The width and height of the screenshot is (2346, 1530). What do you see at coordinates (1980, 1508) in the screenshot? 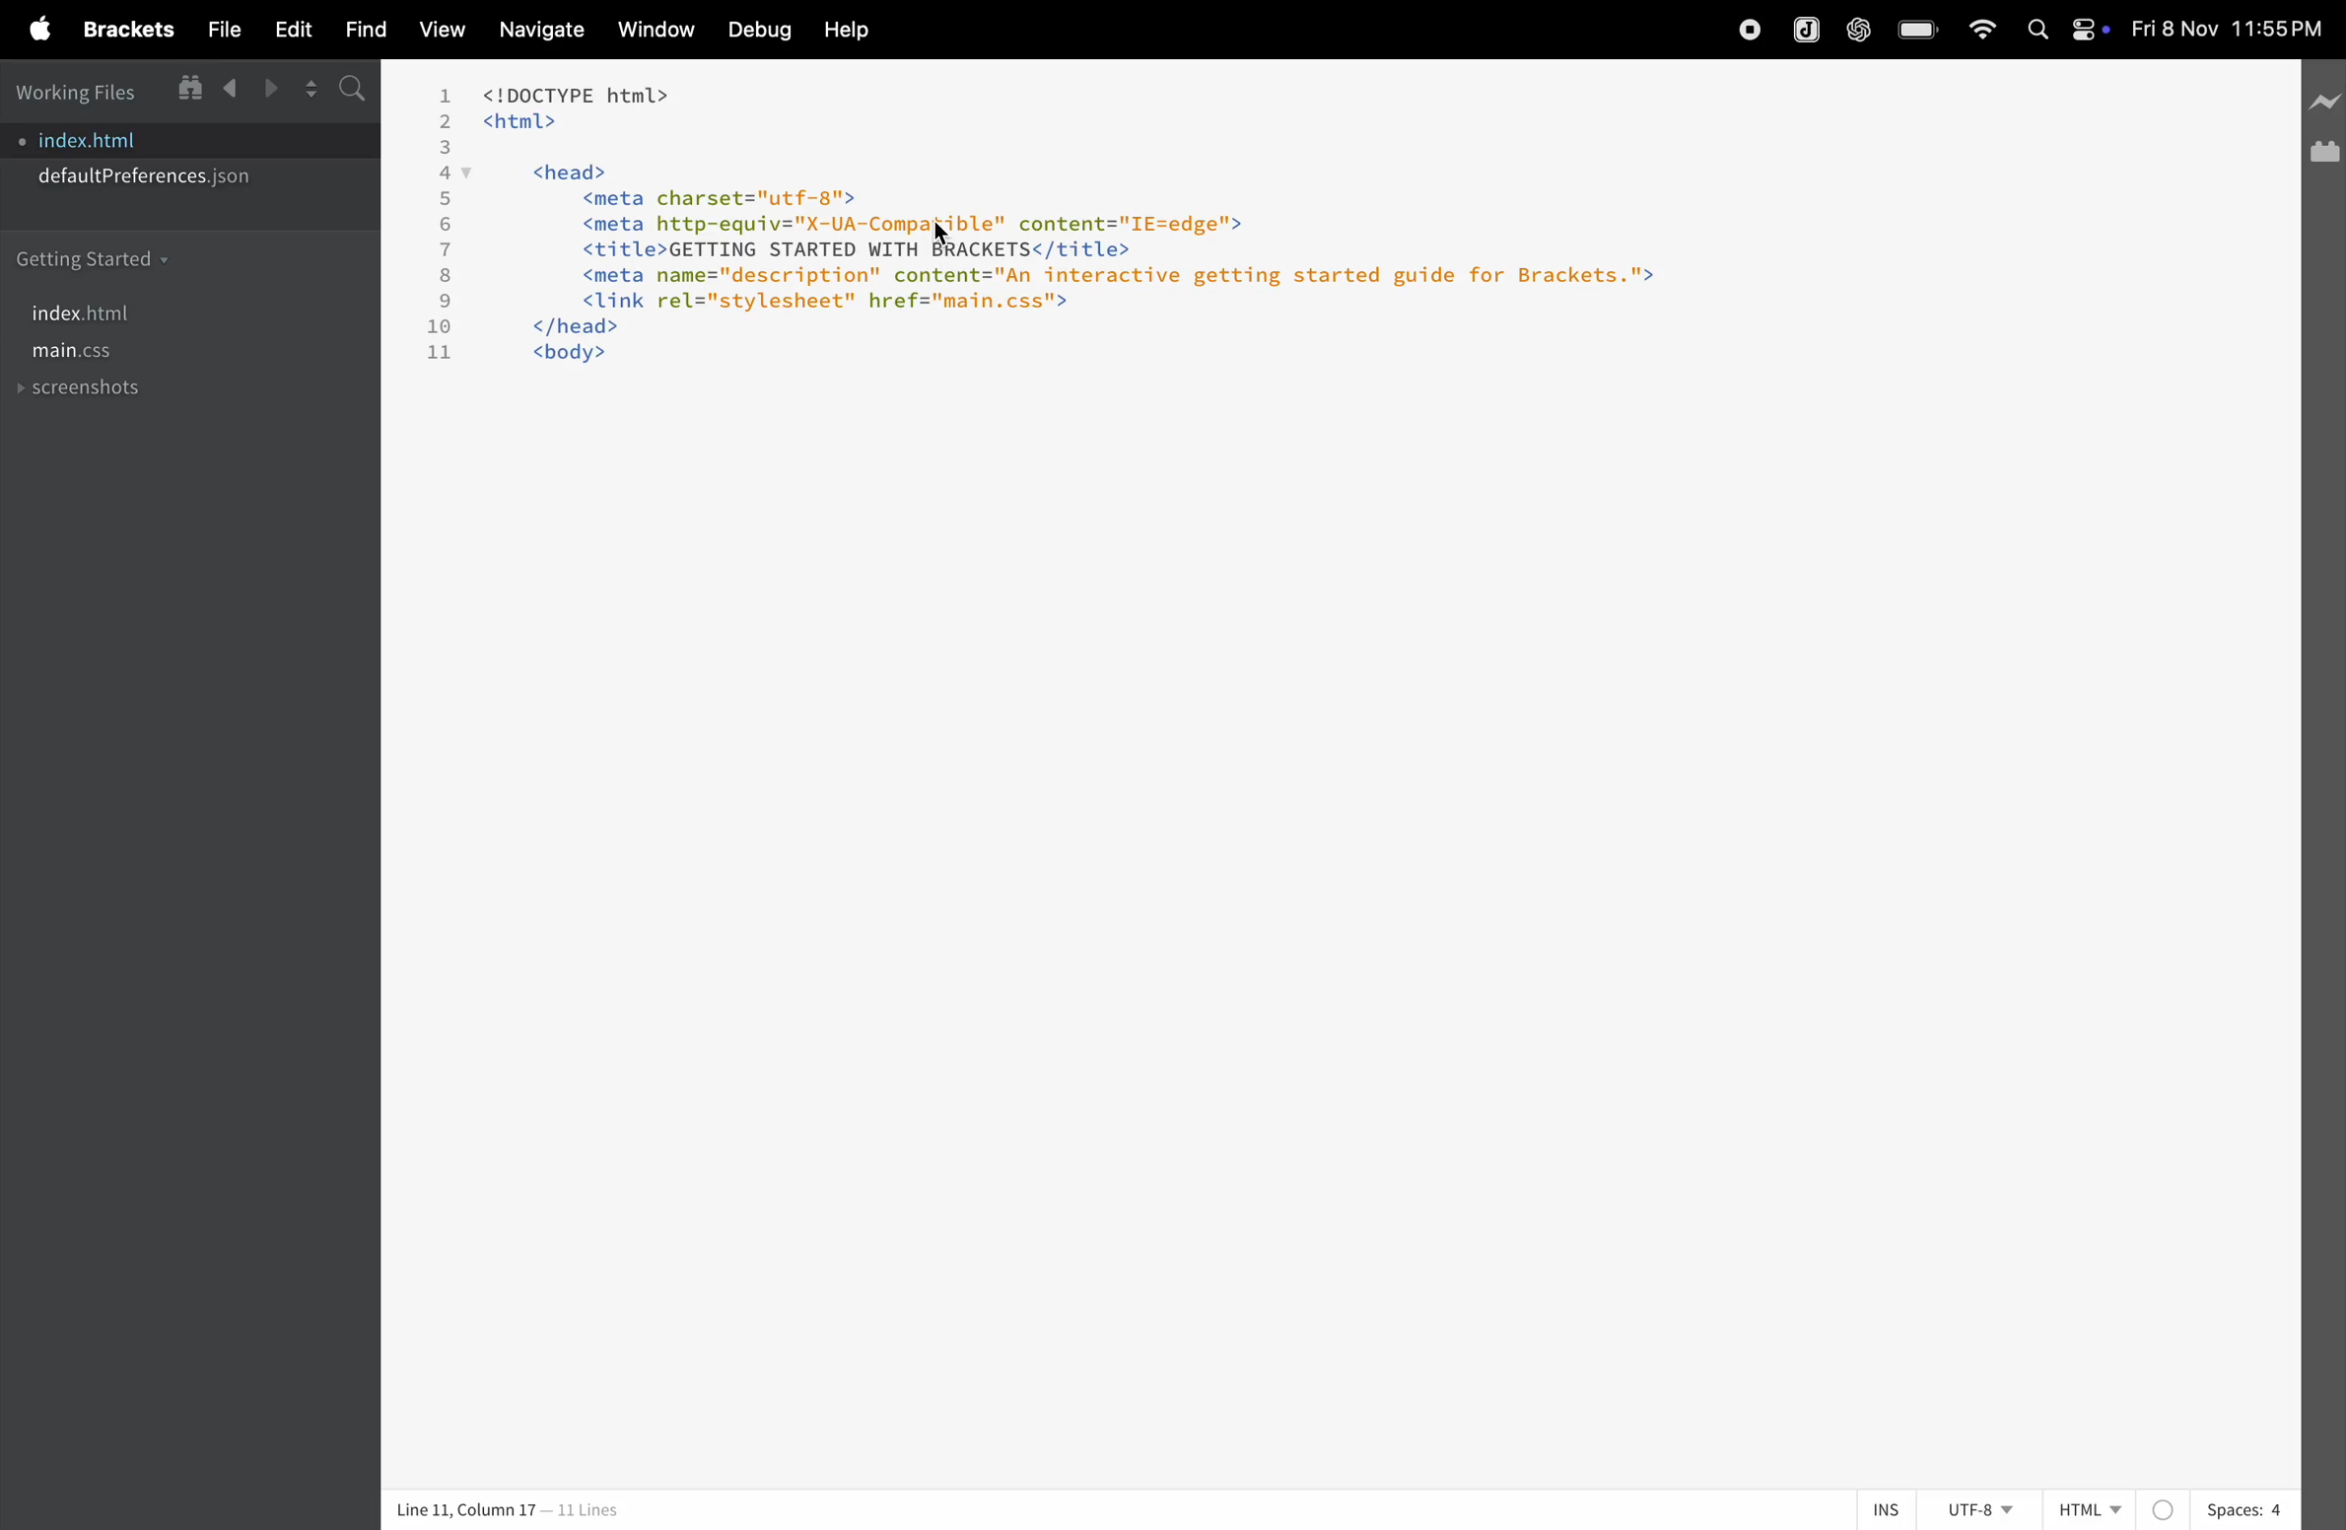
I see `utf-8` at bounding box center [1980, 1508].